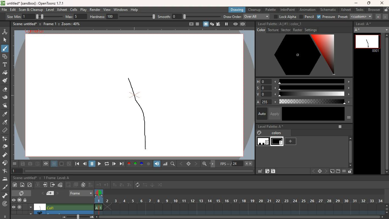 Image resolution: width=389 pixels, height=219 pixels. What do you see at coordinates (14, 207) in the screenshot?
I see `eye` at bounding box center [14, 207].